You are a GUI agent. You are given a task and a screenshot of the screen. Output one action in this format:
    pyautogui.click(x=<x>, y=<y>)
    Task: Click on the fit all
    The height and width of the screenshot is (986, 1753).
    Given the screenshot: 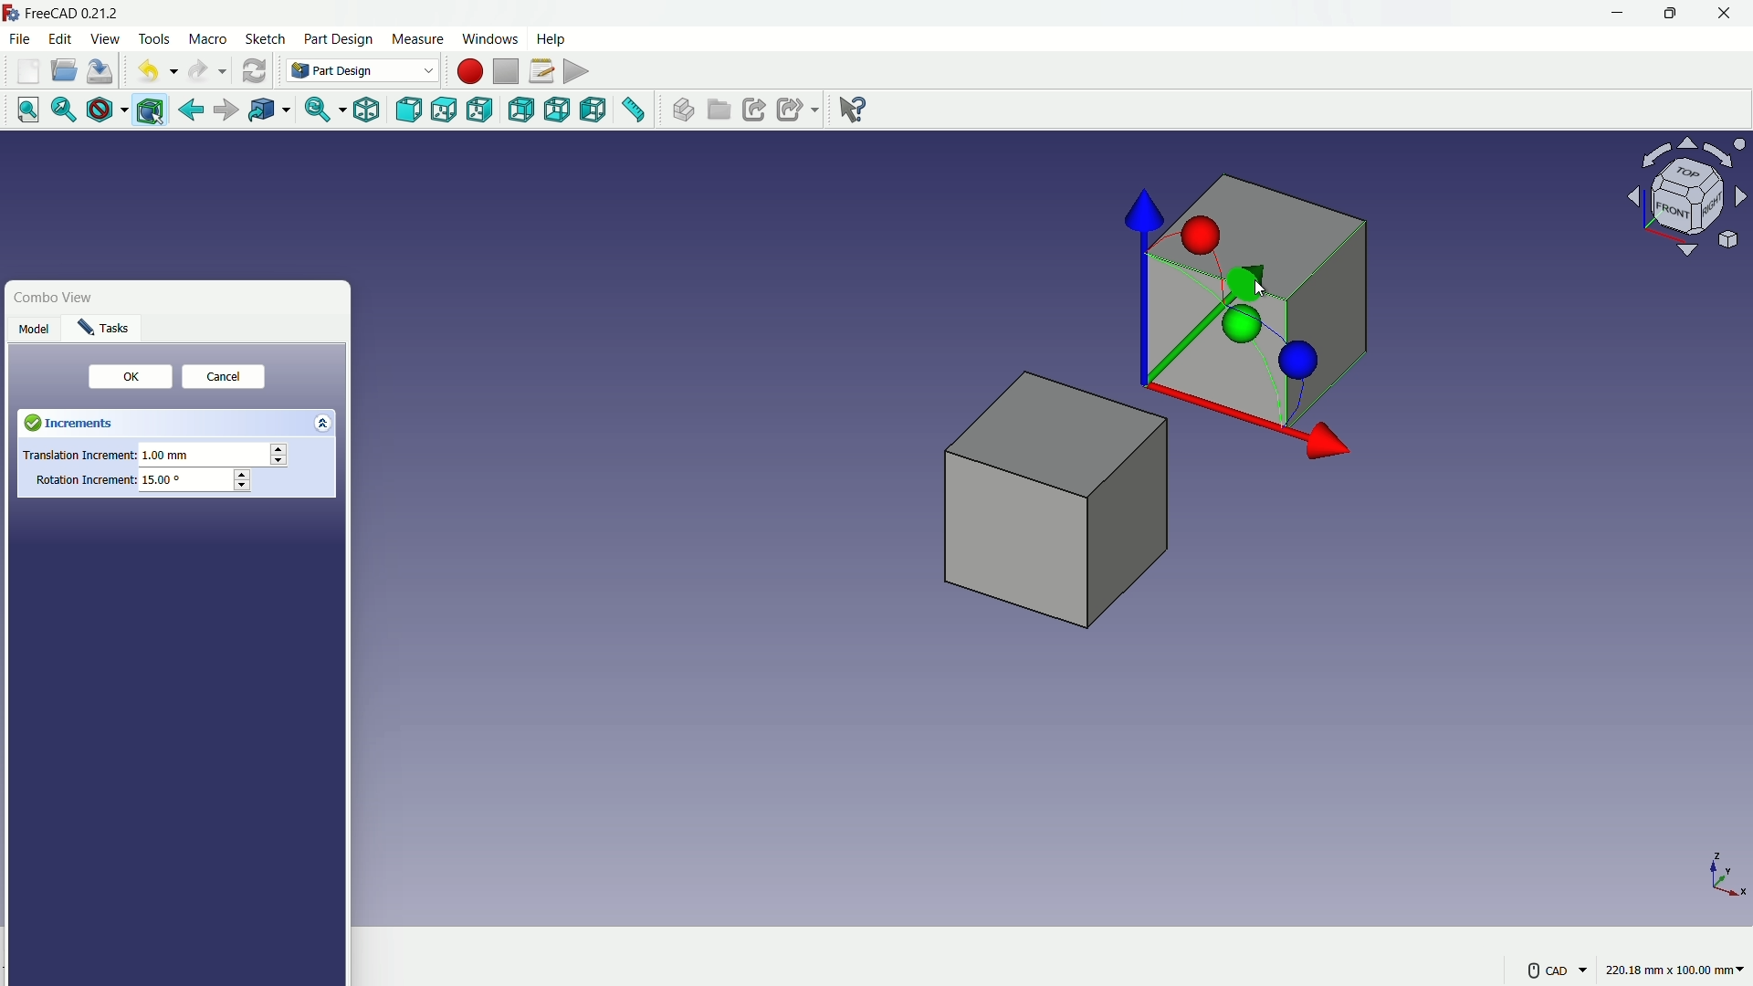 What is the action you would take?
    pyautogui.click(x=22, y=109)
    